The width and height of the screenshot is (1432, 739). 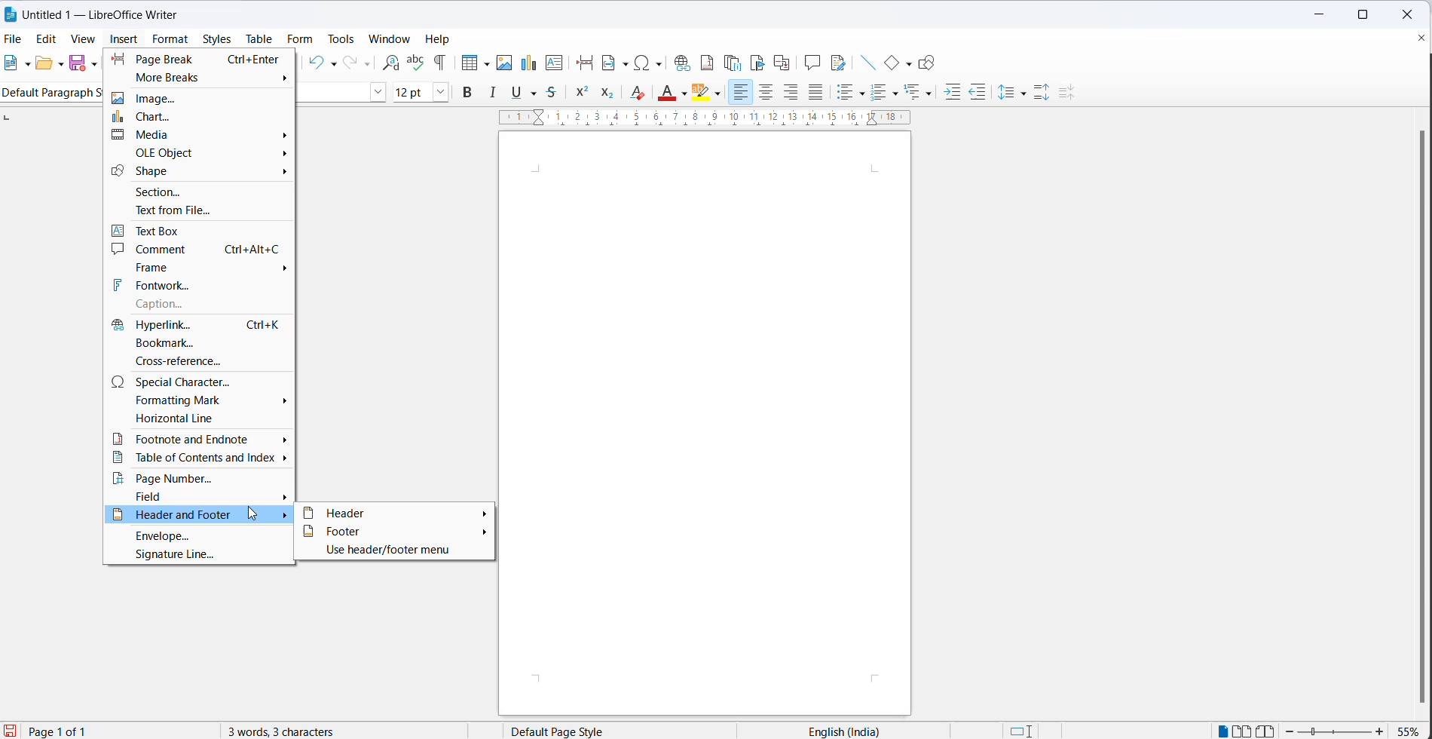 What do you see at coordinates (15, 38) in the screenshot?
I see `file` at bounding box center [15, 38].